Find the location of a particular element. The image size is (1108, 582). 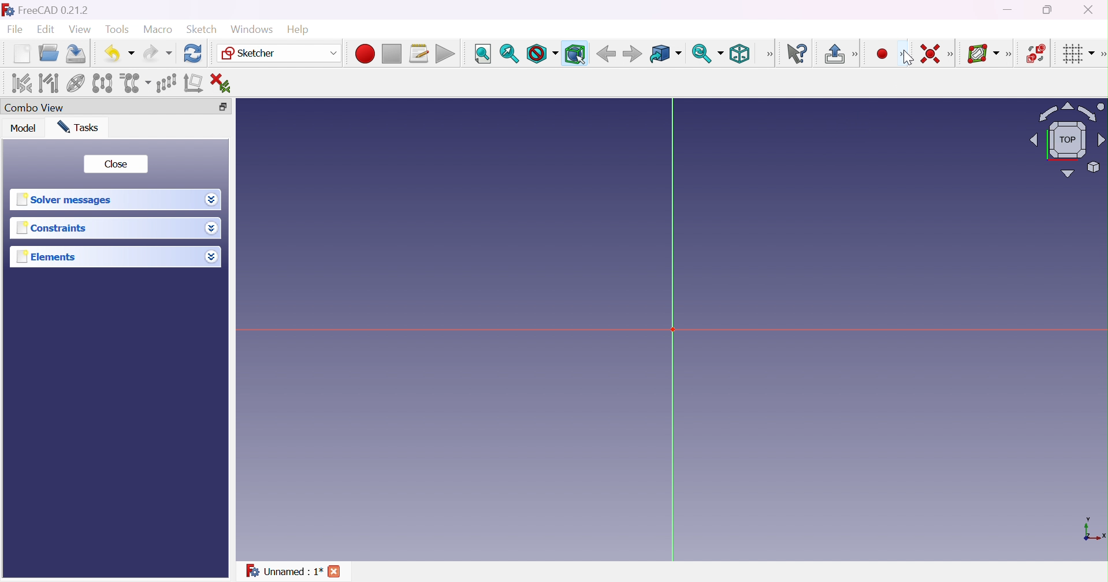

Show/hide internal geometry is located at coordinates (75, 84).